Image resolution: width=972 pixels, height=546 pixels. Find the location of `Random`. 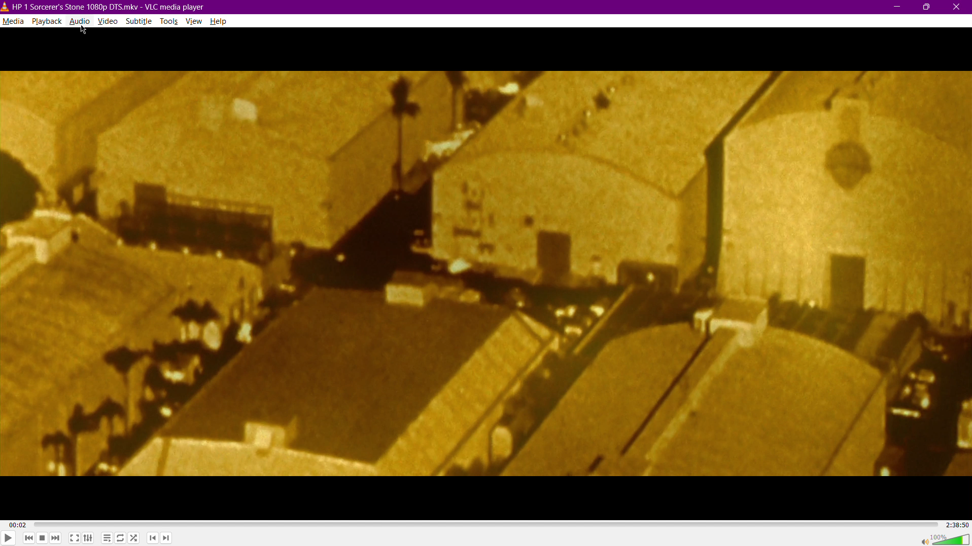

Random is located at coordinates (134, 539).